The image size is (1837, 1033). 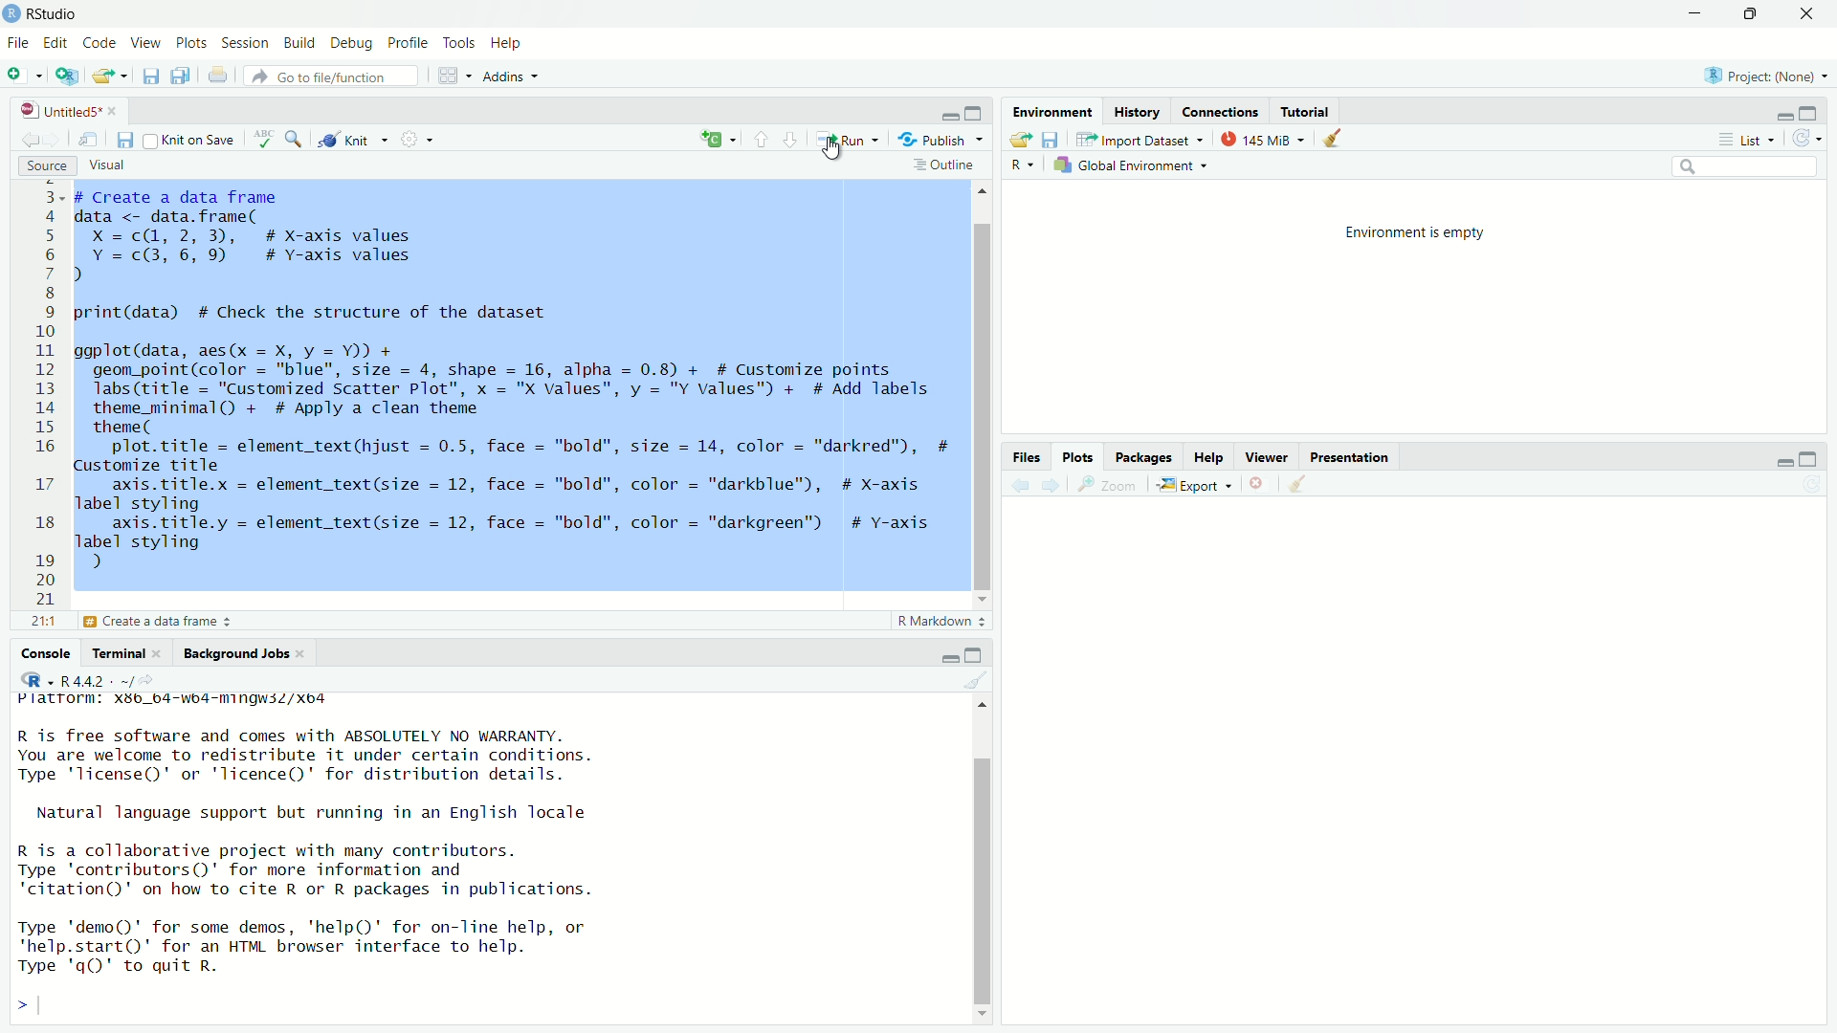 I want to click on Export , so click(x=1188, y=485).